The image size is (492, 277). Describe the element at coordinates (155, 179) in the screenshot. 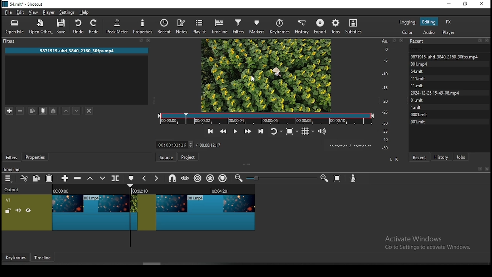

I see `next marker` at that location.